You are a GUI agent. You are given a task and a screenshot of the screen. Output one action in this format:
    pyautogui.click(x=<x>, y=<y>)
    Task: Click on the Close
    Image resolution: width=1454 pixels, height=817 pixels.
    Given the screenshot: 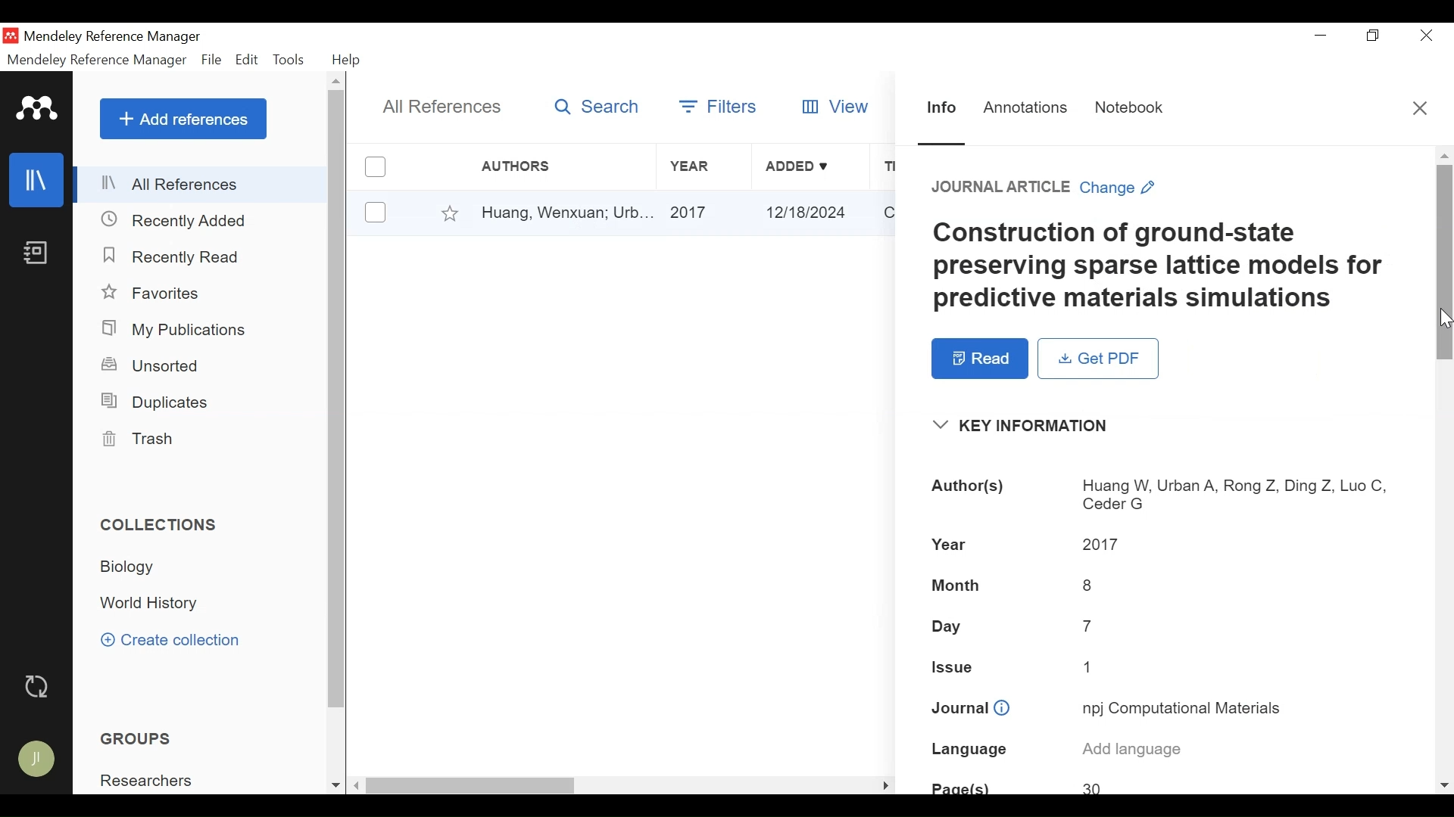 What is the action you would take?
    pyautogui.click(x=1418, y=107)
    